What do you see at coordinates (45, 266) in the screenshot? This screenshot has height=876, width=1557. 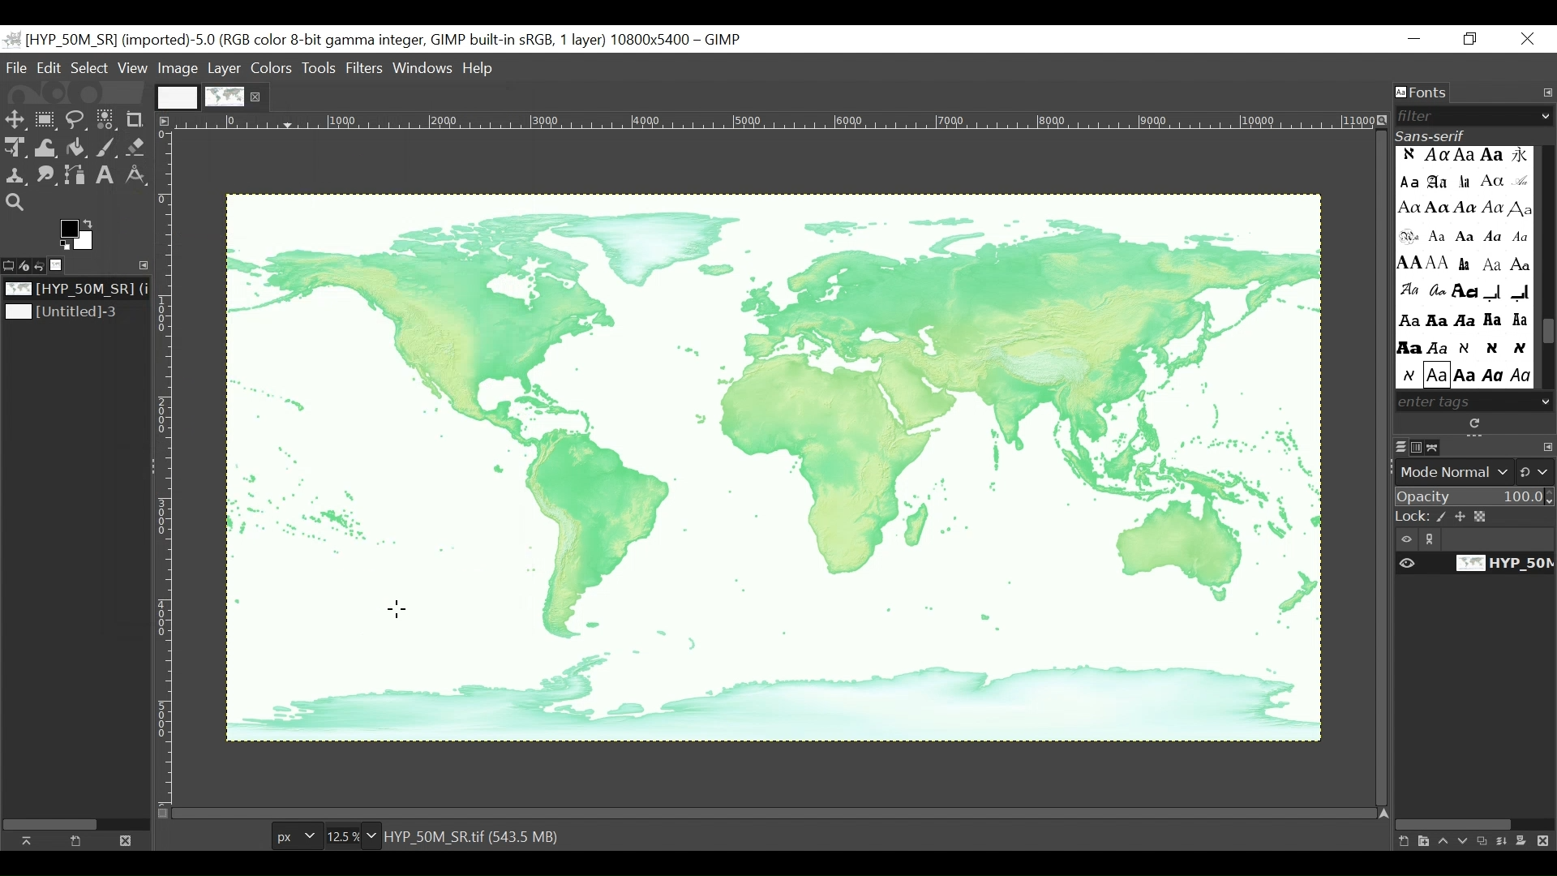 I see `Undo History` at bounding box center [45, 266].